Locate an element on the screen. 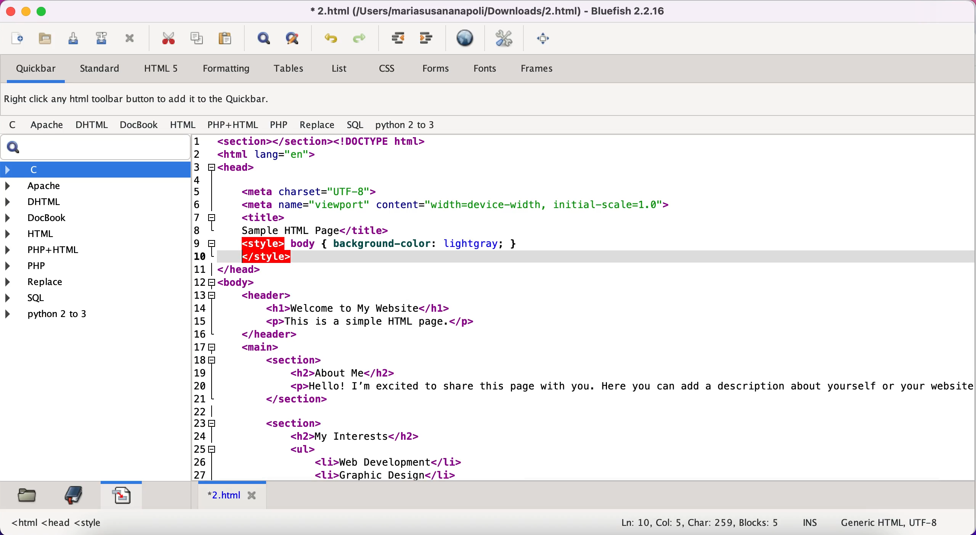 Image resolution: width=976 pixels, height=535 pixels. php+html is located at coordinates (234, 126).